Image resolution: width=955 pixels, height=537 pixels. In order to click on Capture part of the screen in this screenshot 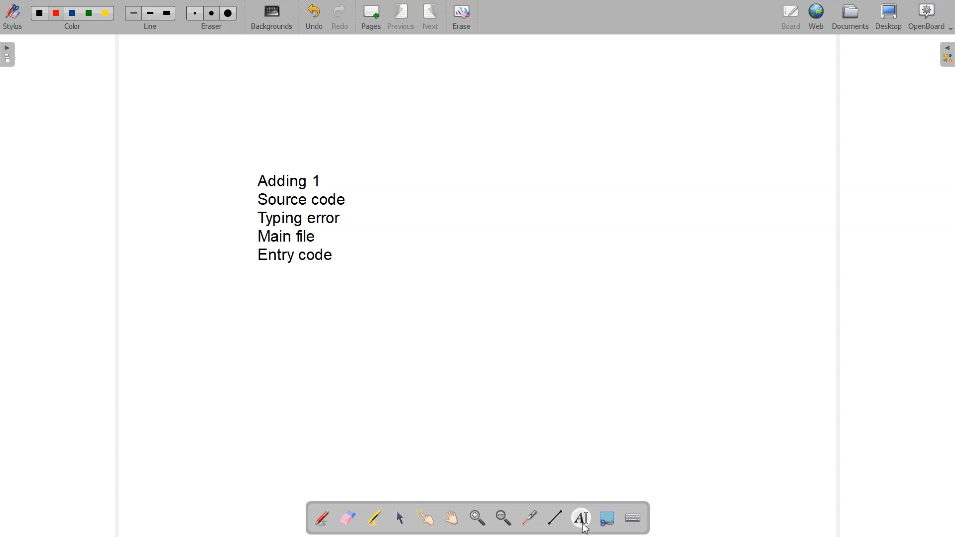, I will do `click(607, 517)`.